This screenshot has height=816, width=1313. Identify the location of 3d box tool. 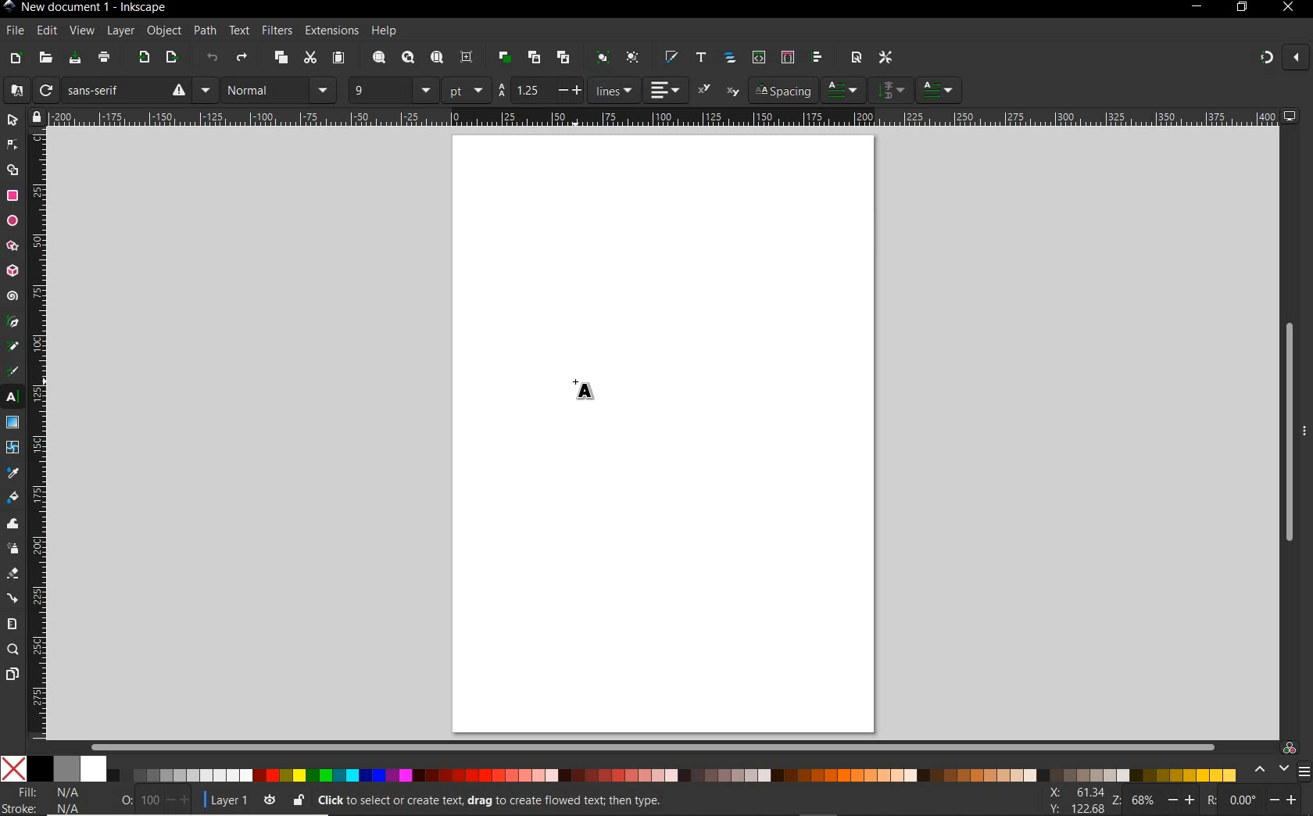
(13, 273).